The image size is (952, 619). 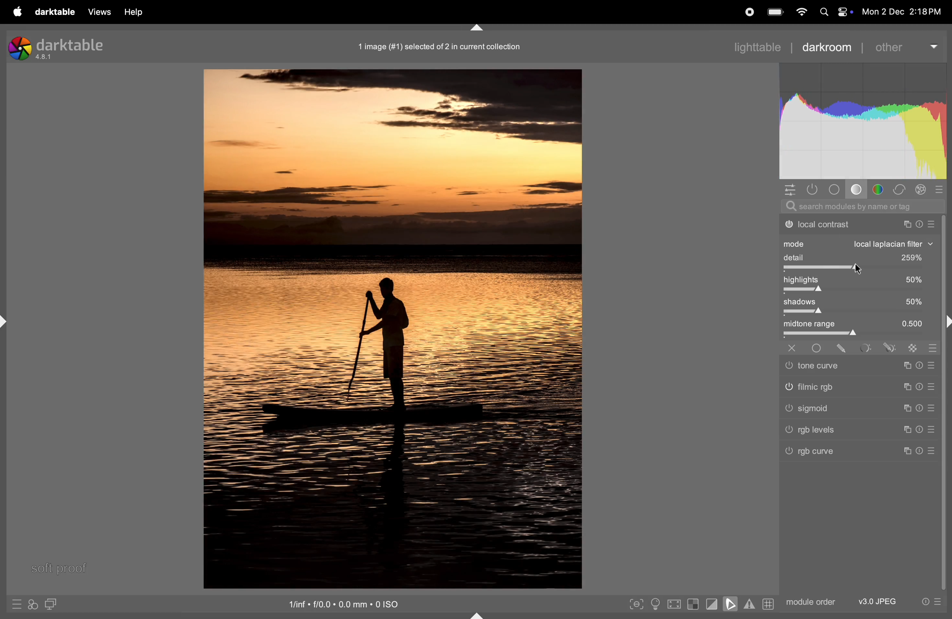 I want to click on sign, so click(x=868, y=349).